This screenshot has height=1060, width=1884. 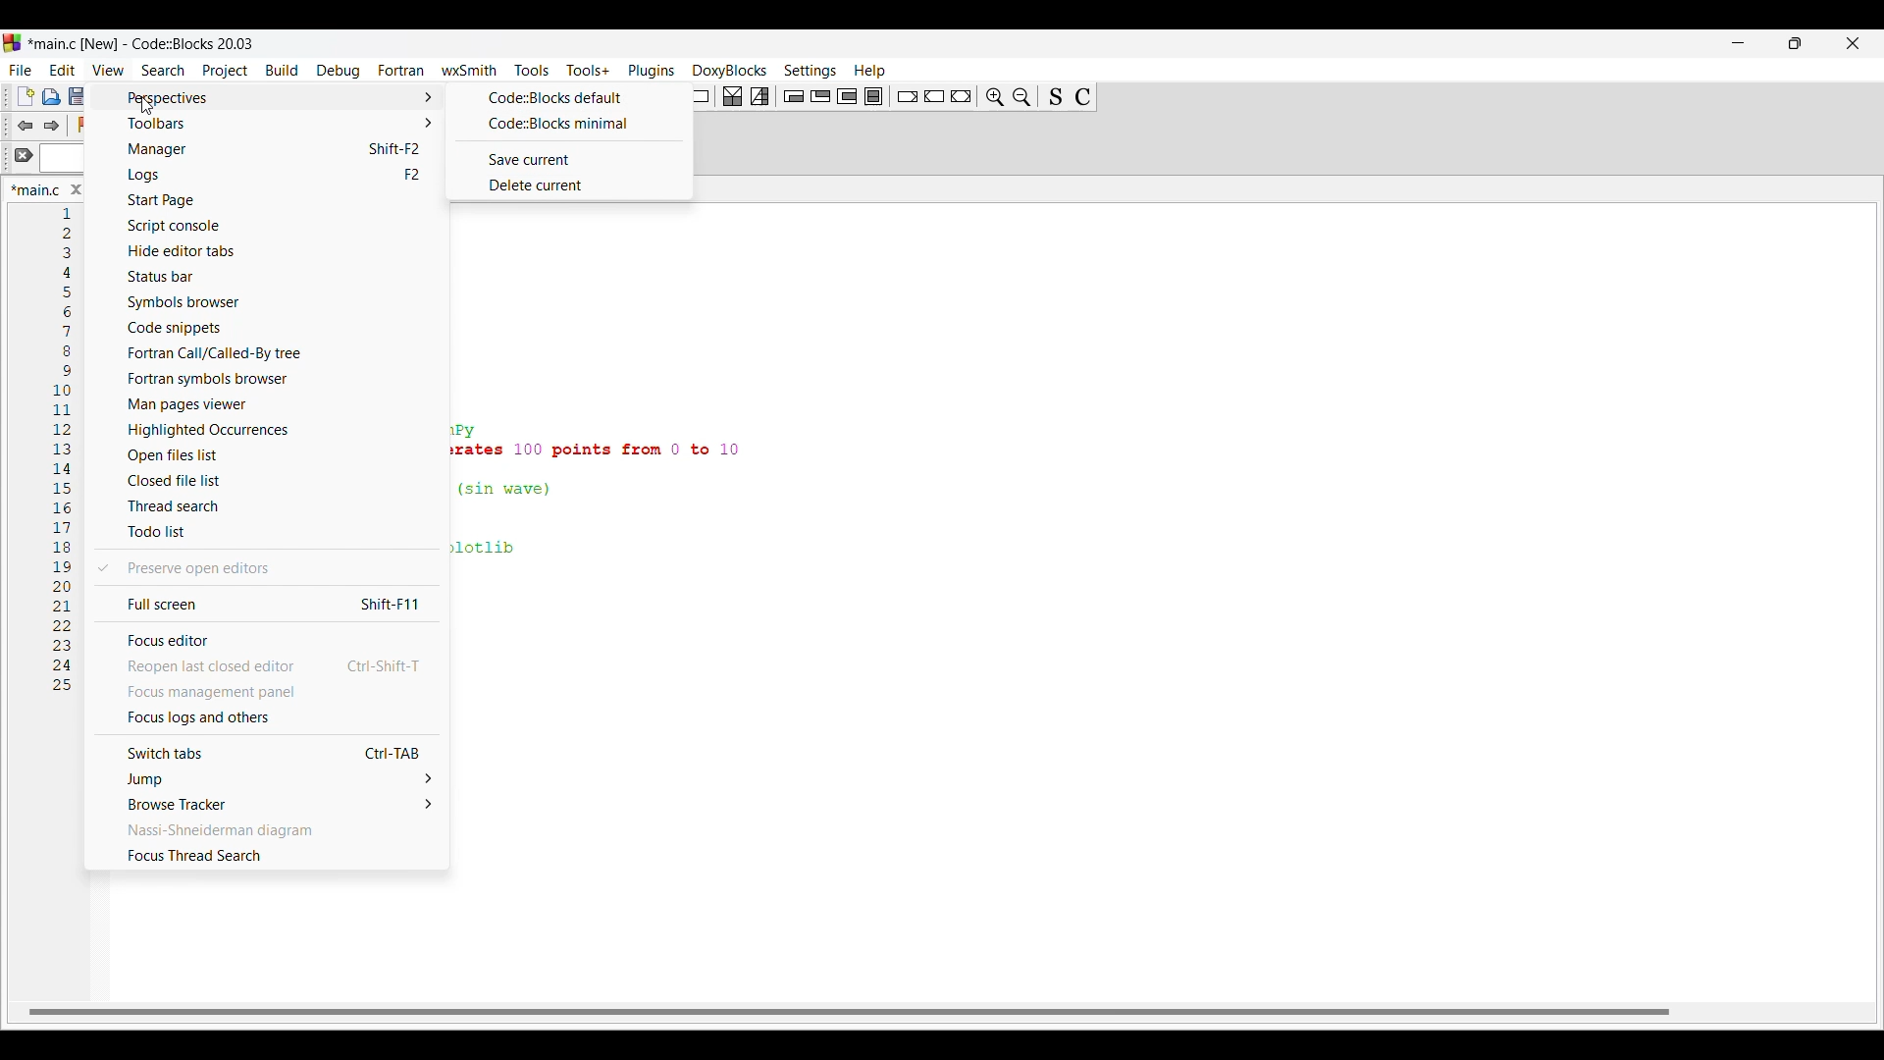 I want to click on Highlighted occurences, so click(x=268, y=430).